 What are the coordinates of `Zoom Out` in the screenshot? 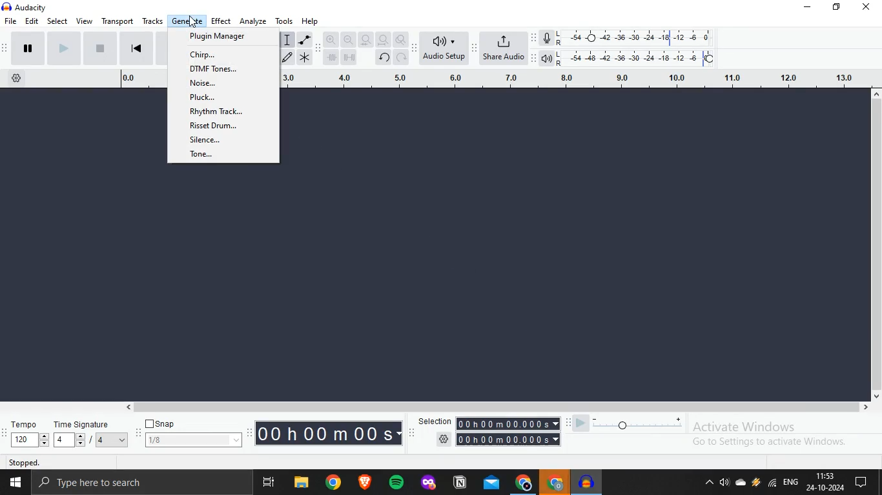 It's located at (348, 41).